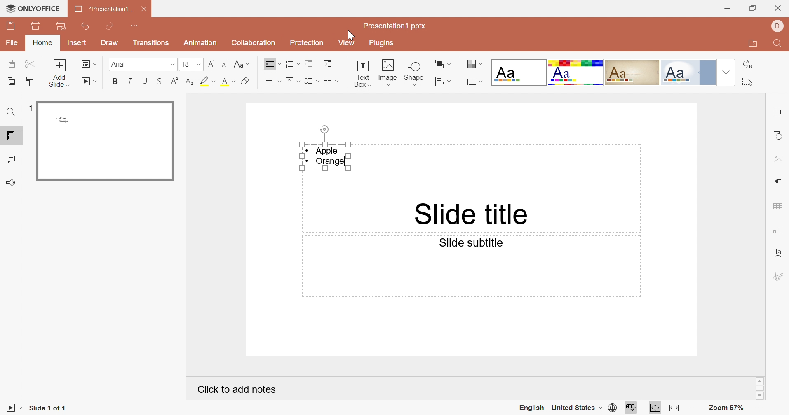 This screenshot has height=415, width=789. What do you see at coordinates (9, 113) in the screenshot?
I see `Find` at bounding box center [9, 113].